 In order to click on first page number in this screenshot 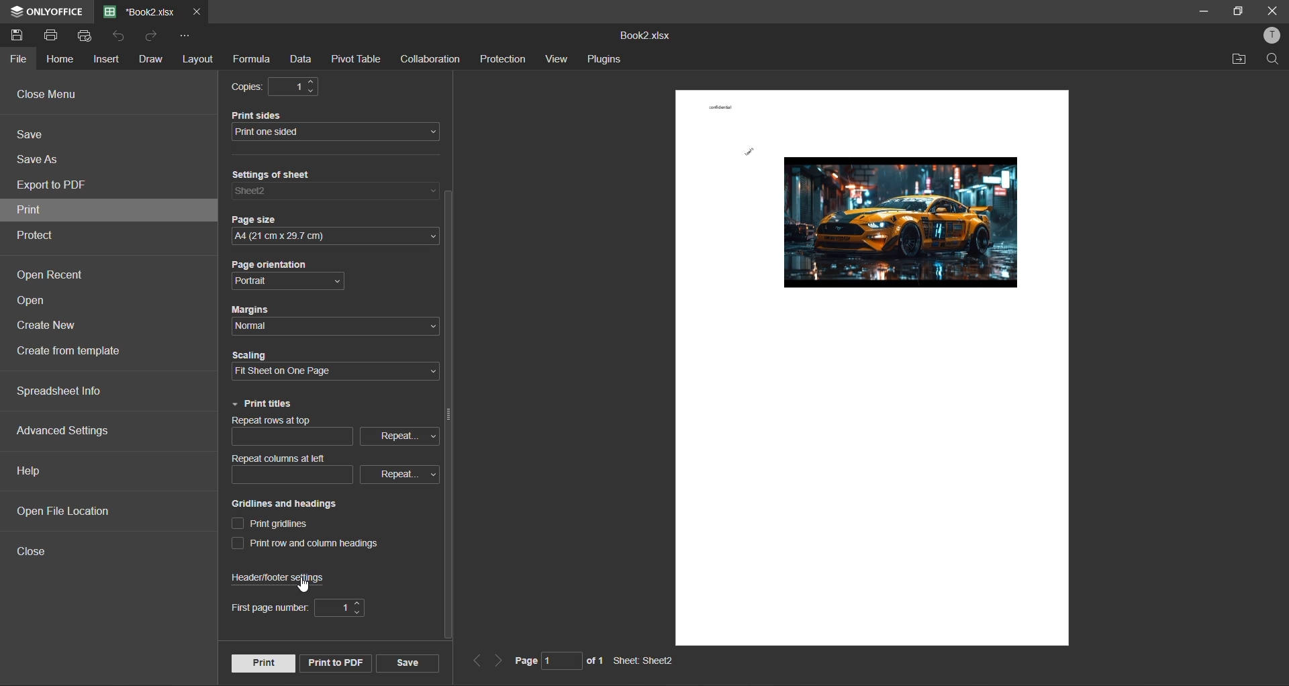, I will do `click(299, 606)`.